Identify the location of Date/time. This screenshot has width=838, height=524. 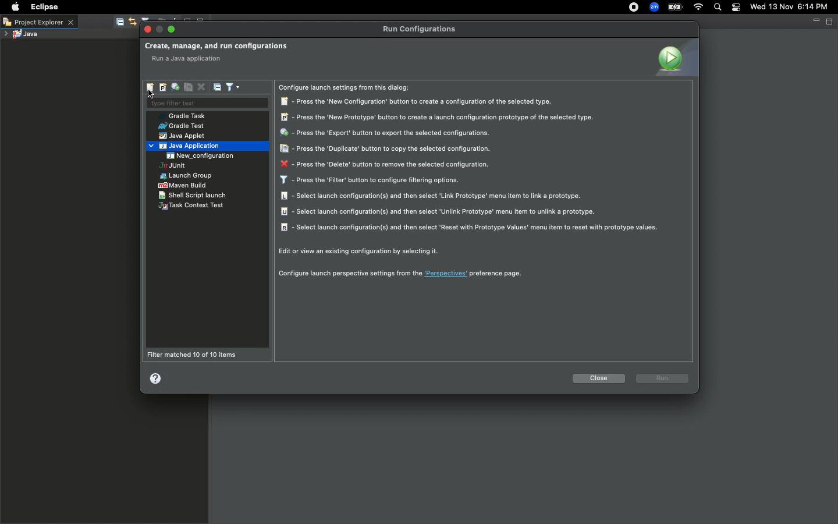
(794, 6).